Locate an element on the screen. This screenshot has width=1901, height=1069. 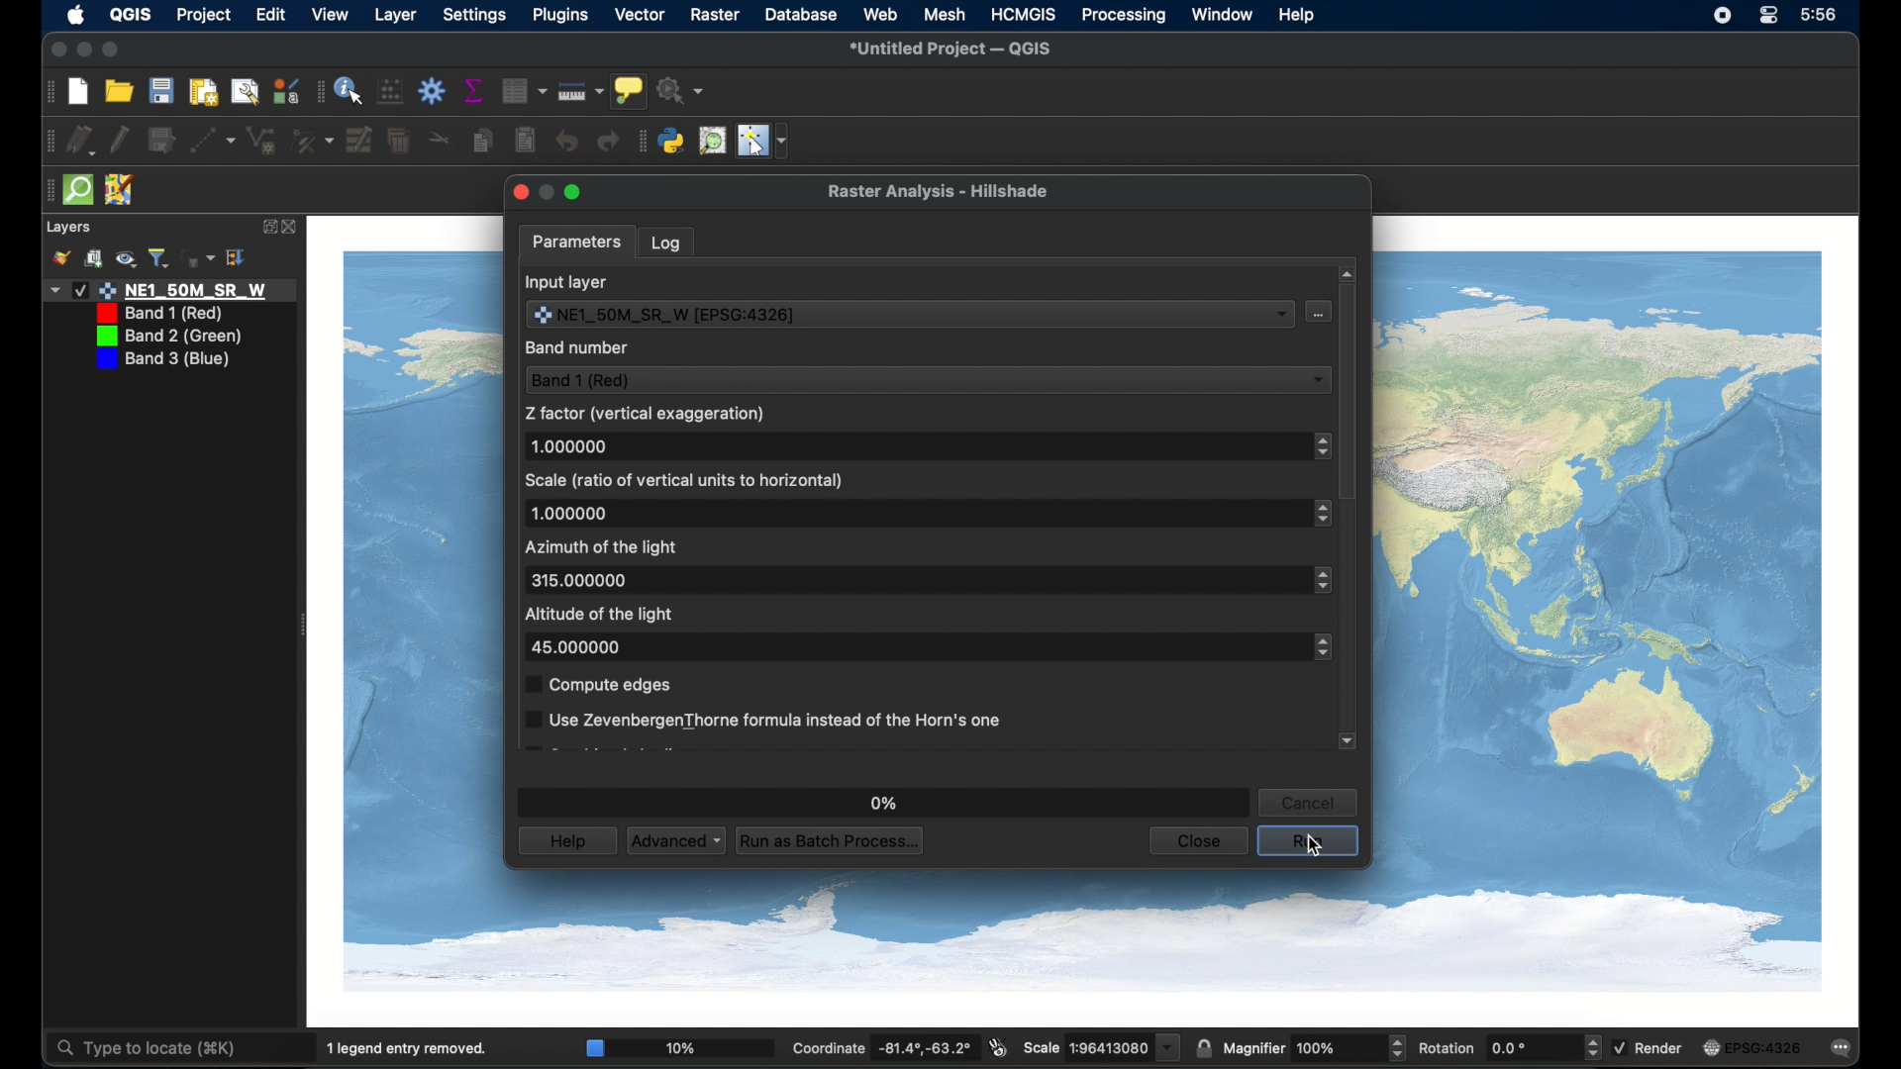
save is located at coordinates (160, 91).